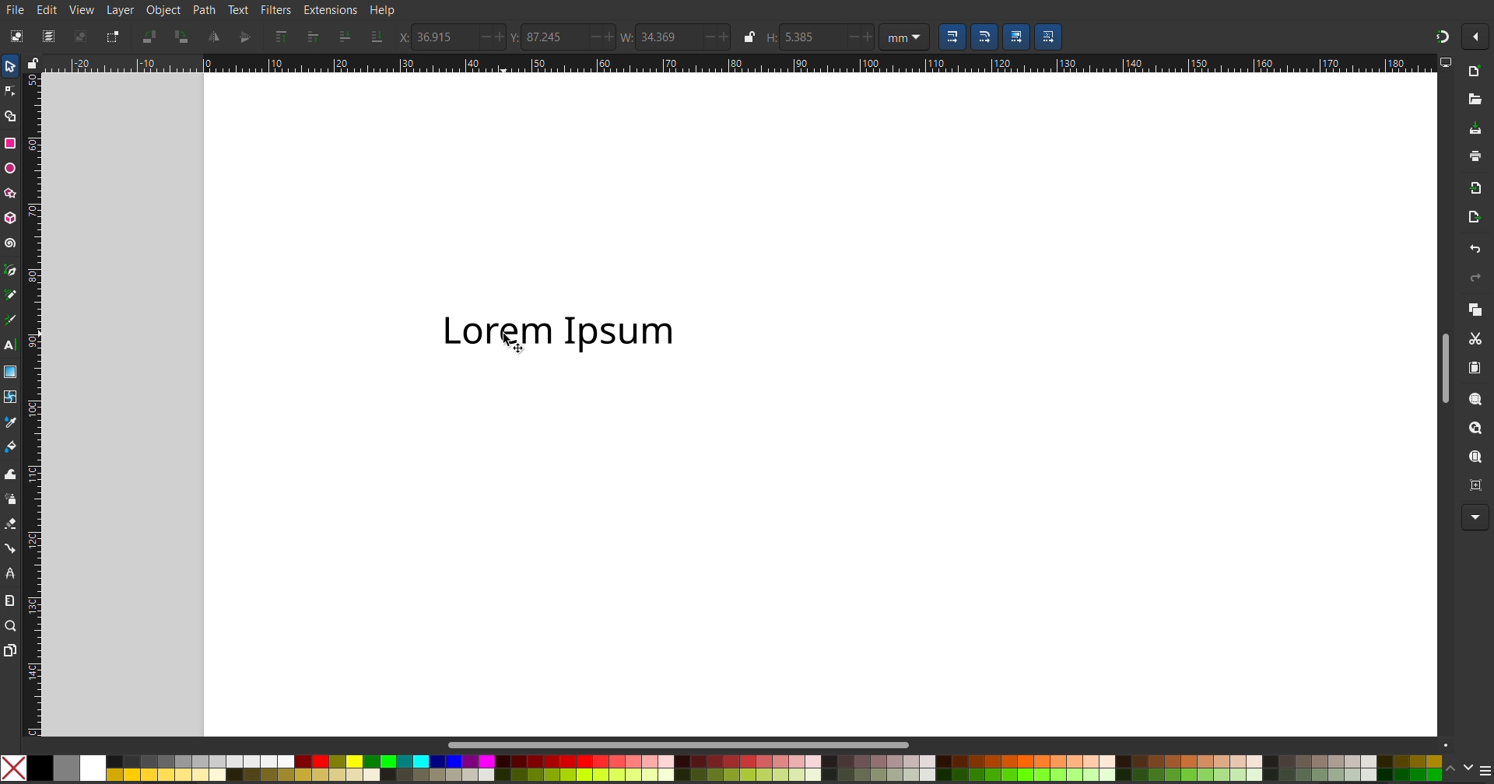  Describe the element at coordinates (13, 574) in the screenshot. I see `LPE Tool` at that location.